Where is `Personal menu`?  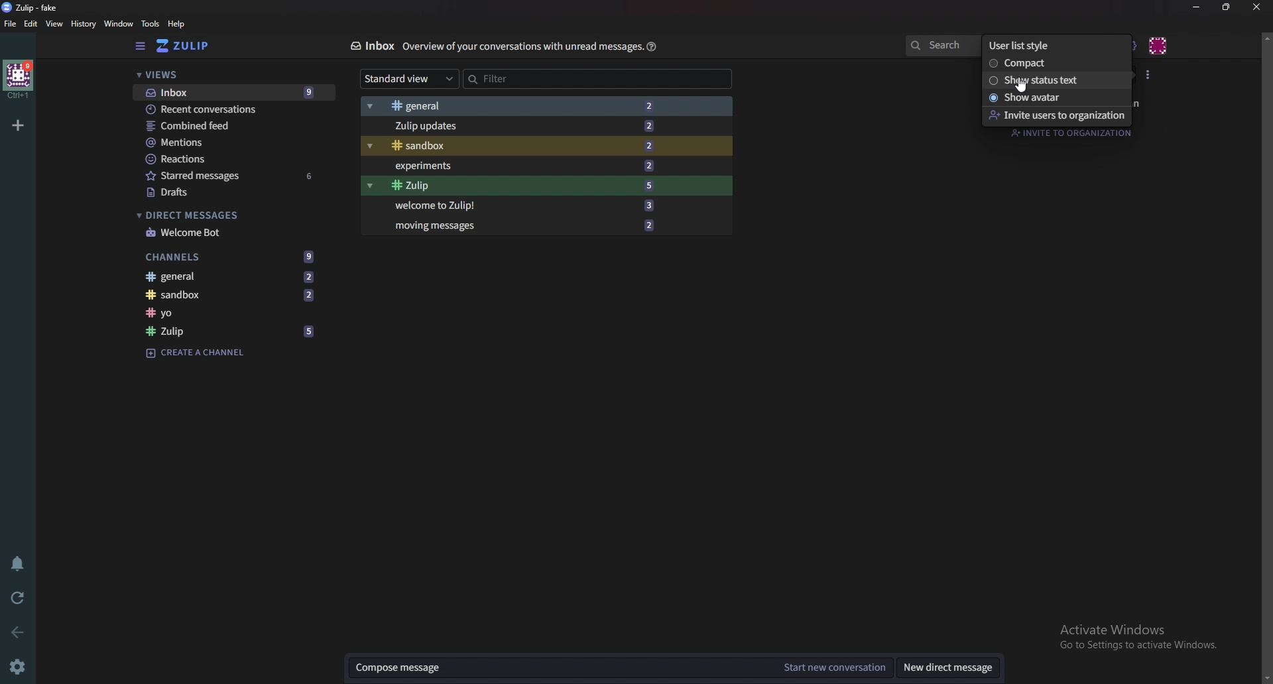 Personal menu is located at coordinates (1158, 46).